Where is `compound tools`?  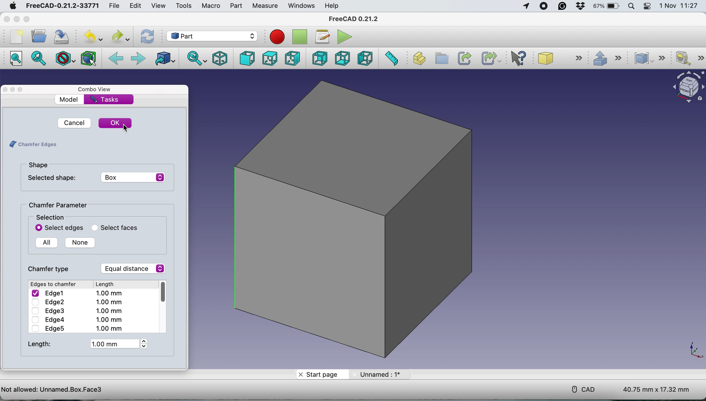
compound tools is located at coordinates (648, 58).